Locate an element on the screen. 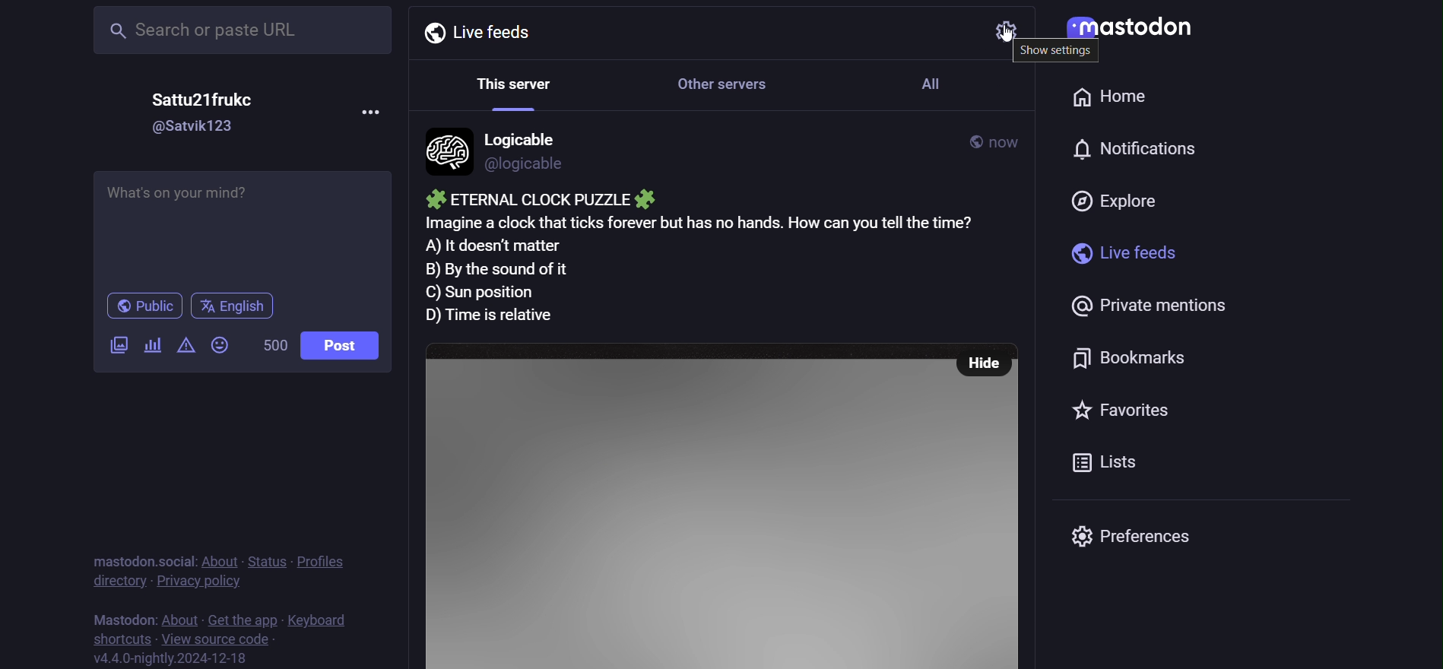 The image size is (1443, 669). preferences is located at coordinates (1137, 537).